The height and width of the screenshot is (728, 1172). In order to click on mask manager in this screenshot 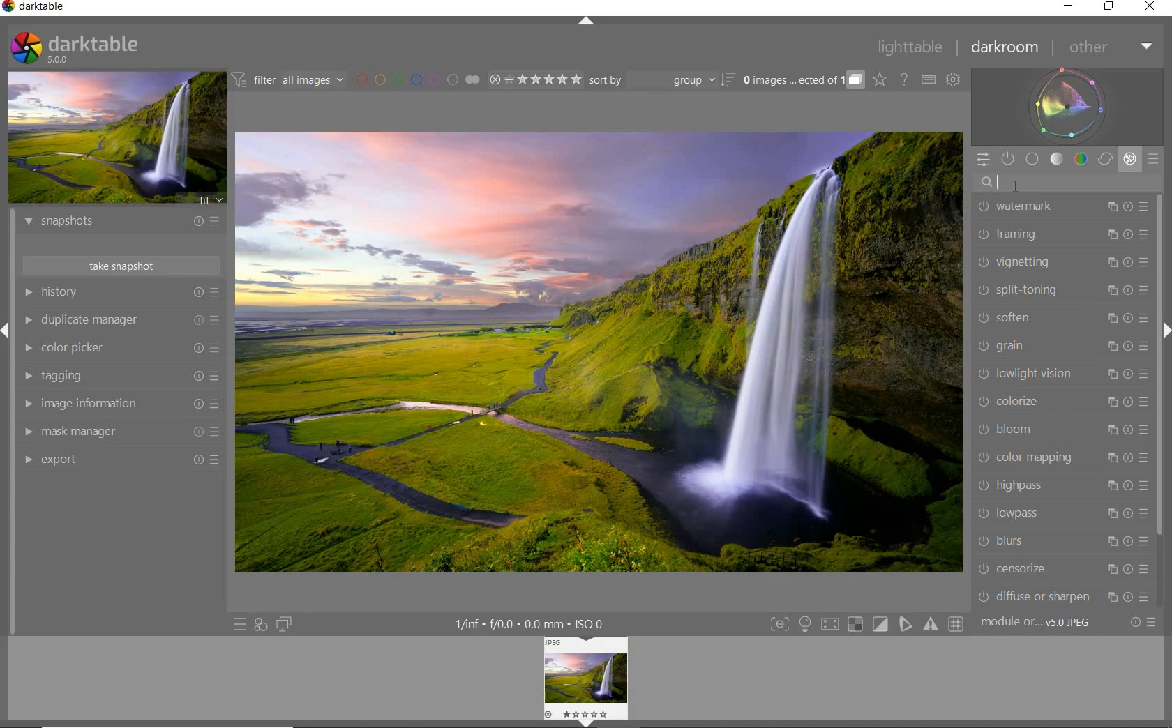, I will do `click(122, 432)`.